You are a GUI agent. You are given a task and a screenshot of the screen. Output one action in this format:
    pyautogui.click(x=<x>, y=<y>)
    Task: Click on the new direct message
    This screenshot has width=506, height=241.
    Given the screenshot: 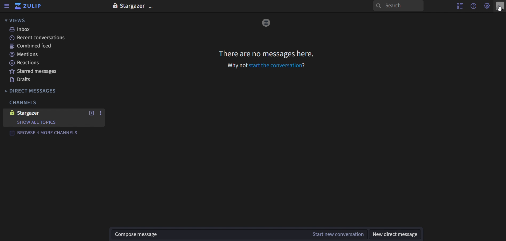 What is the action you would take?
    pyautogui.click(x=396, y=233)
    